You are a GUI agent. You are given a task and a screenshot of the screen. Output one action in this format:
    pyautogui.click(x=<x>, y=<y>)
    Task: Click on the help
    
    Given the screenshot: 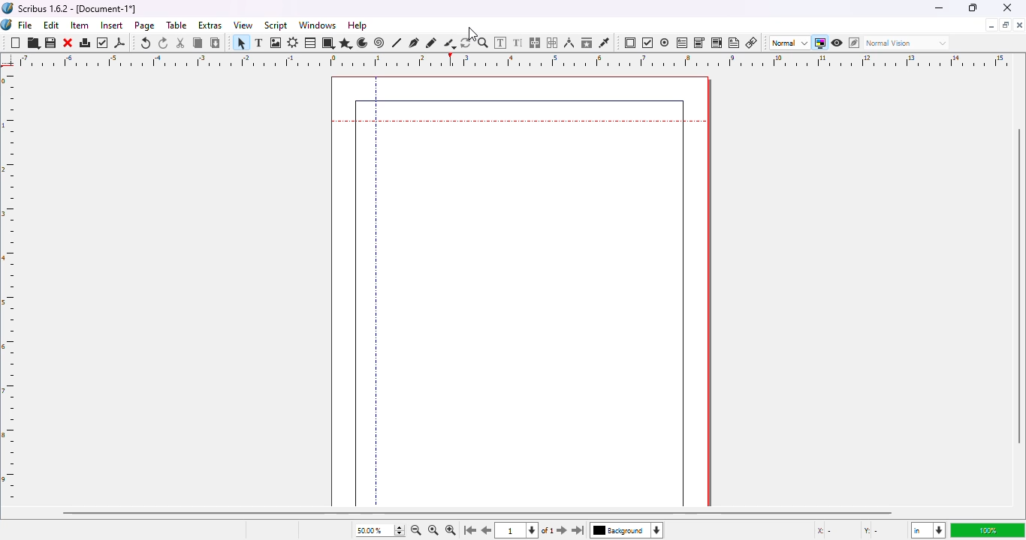 What is the action you would take?
    pyautogui.click(x=358, y=25)
    